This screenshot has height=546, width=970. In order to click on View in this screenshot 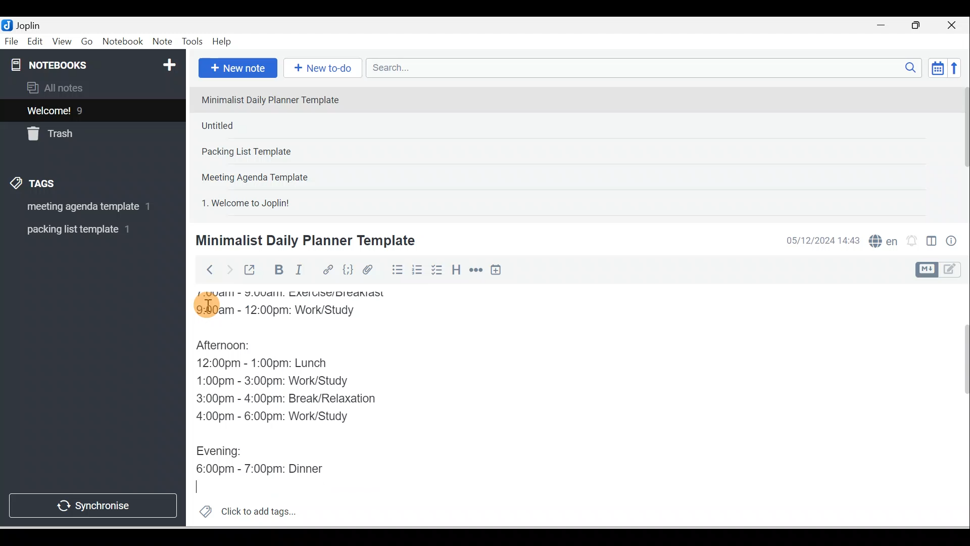, I will do `click(62, 42)`.